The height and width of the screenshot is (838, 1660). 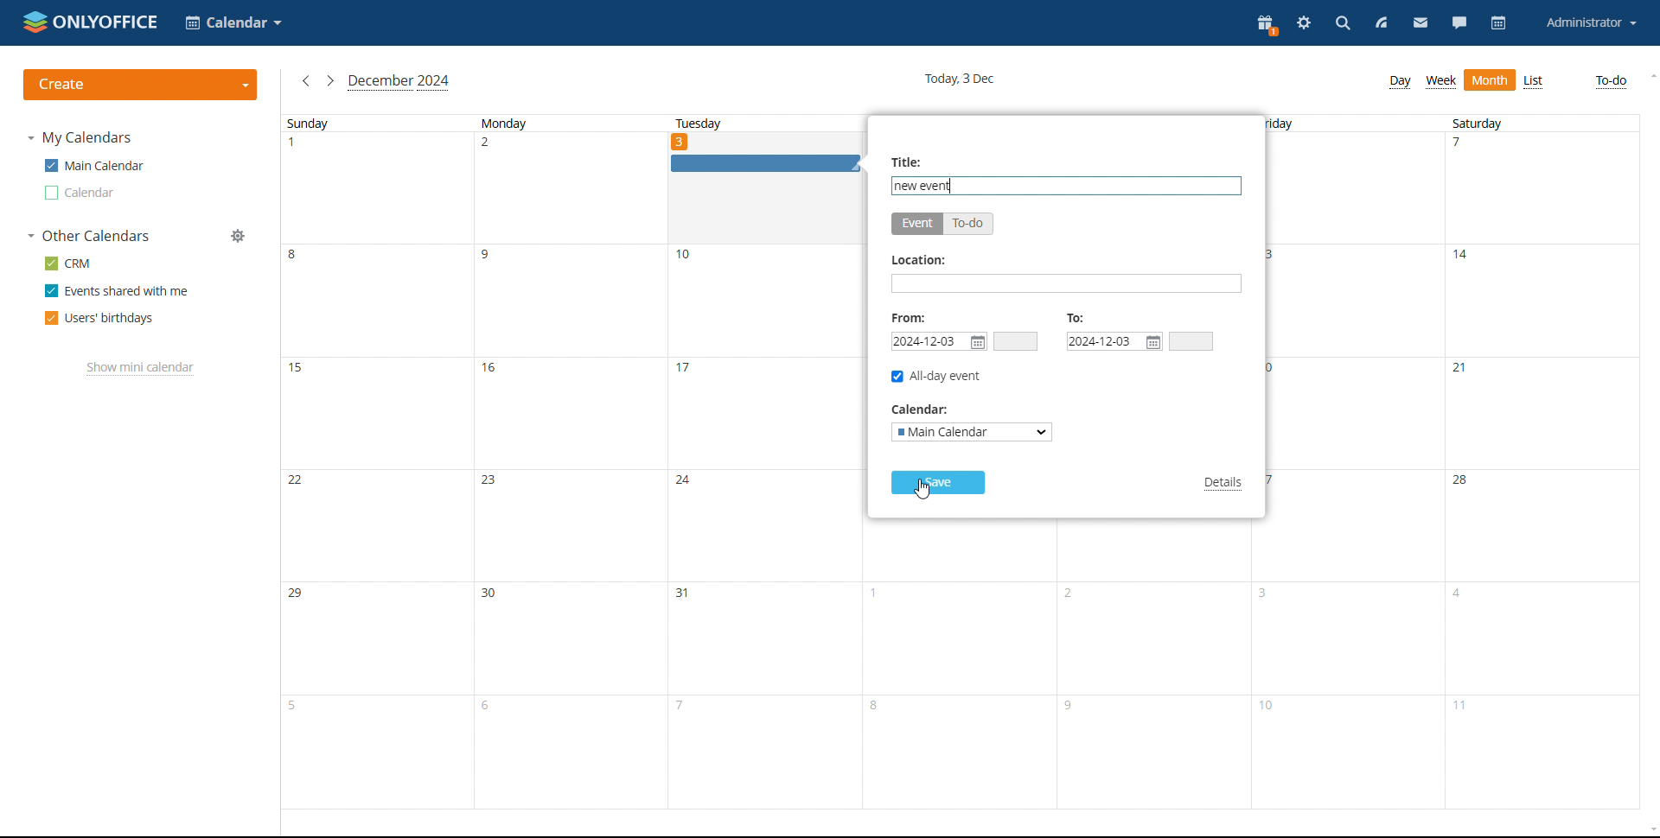 I want to click on mail, so click(x=1421, y=24).